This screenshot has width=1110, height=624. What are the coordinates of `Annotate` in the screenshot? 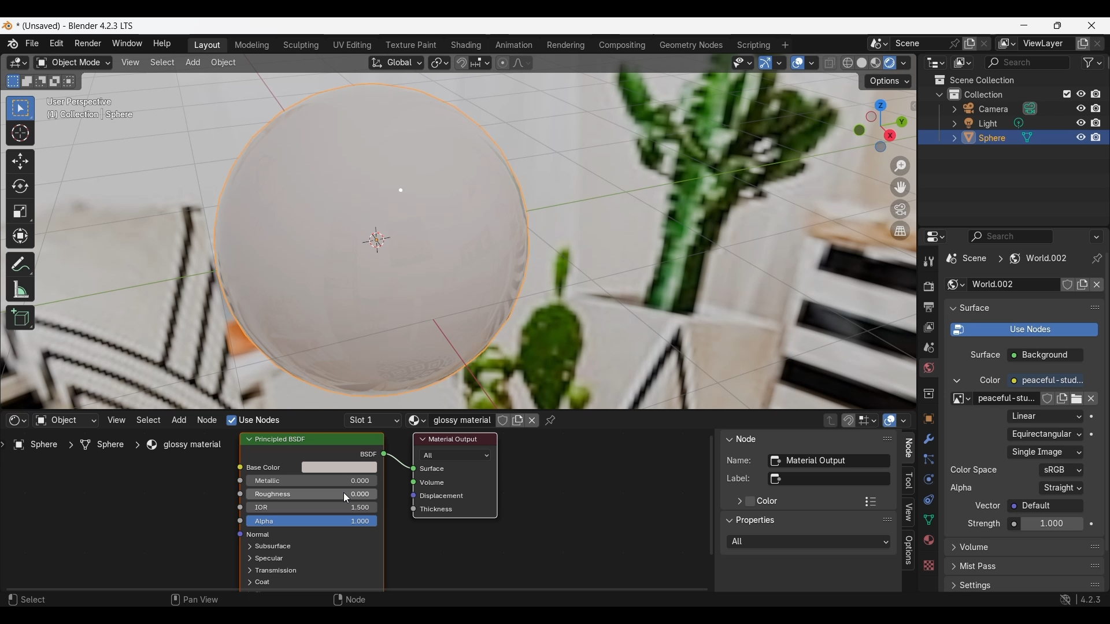 It's located at (21, 265).